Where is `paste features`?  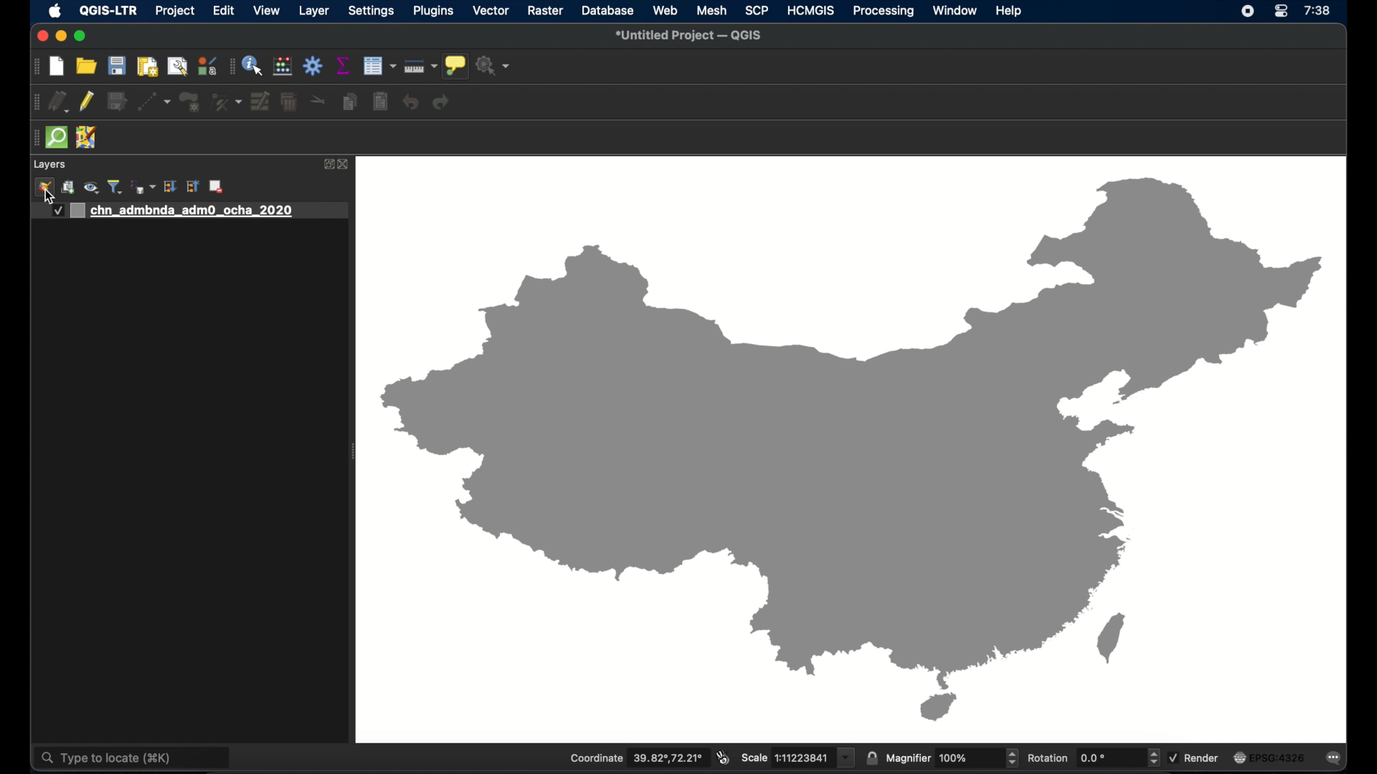
paste features is located at coordinates (382, 102).